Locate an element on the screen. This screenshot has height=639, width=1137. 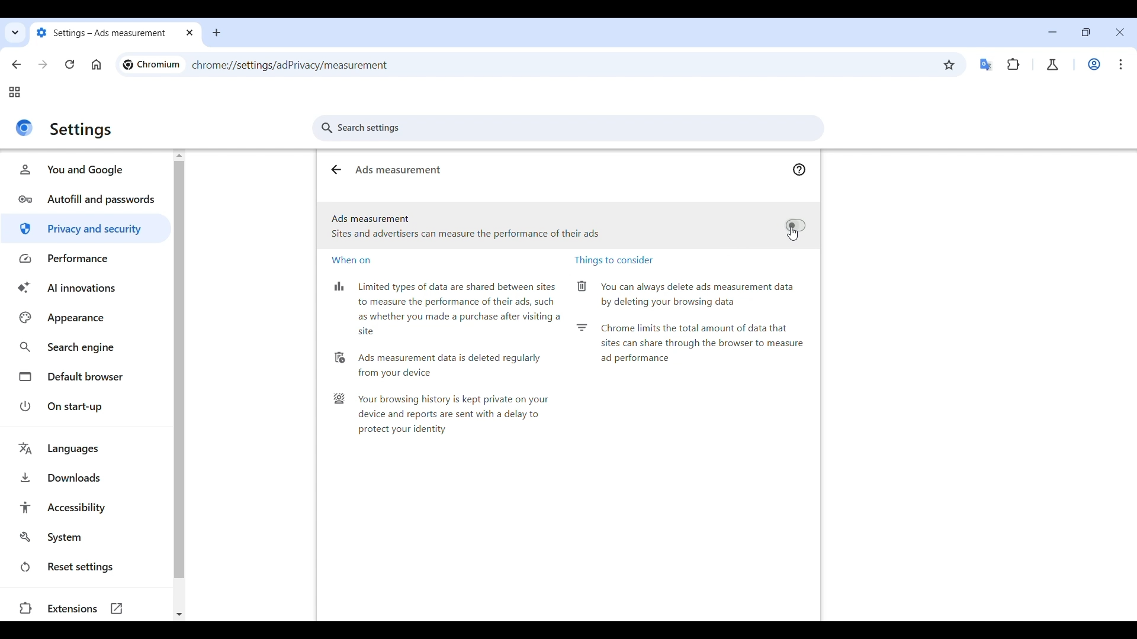
selection cursor is located at coordinates (794, 234).